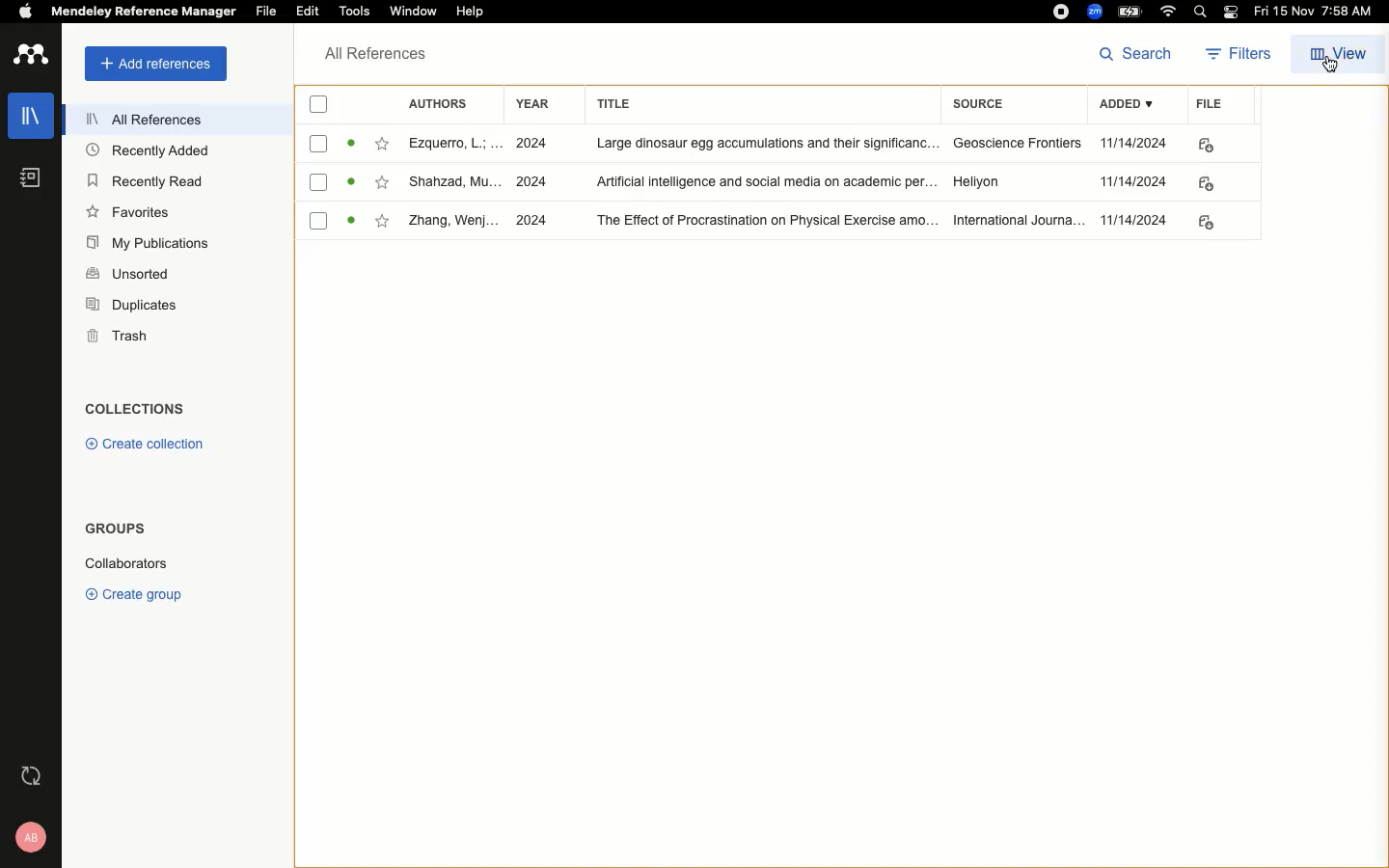 This screenshot has height=868, width=1389. What do you see at coordinates (352, 222) in the screenshot?
I see `Active` at bounding box center [352, 222].